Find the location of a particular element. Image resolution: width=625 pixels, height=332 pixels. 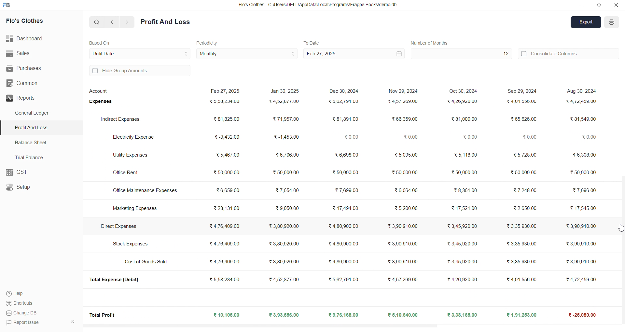

₹4,76,409.00 is located at coordinates (224, 226).